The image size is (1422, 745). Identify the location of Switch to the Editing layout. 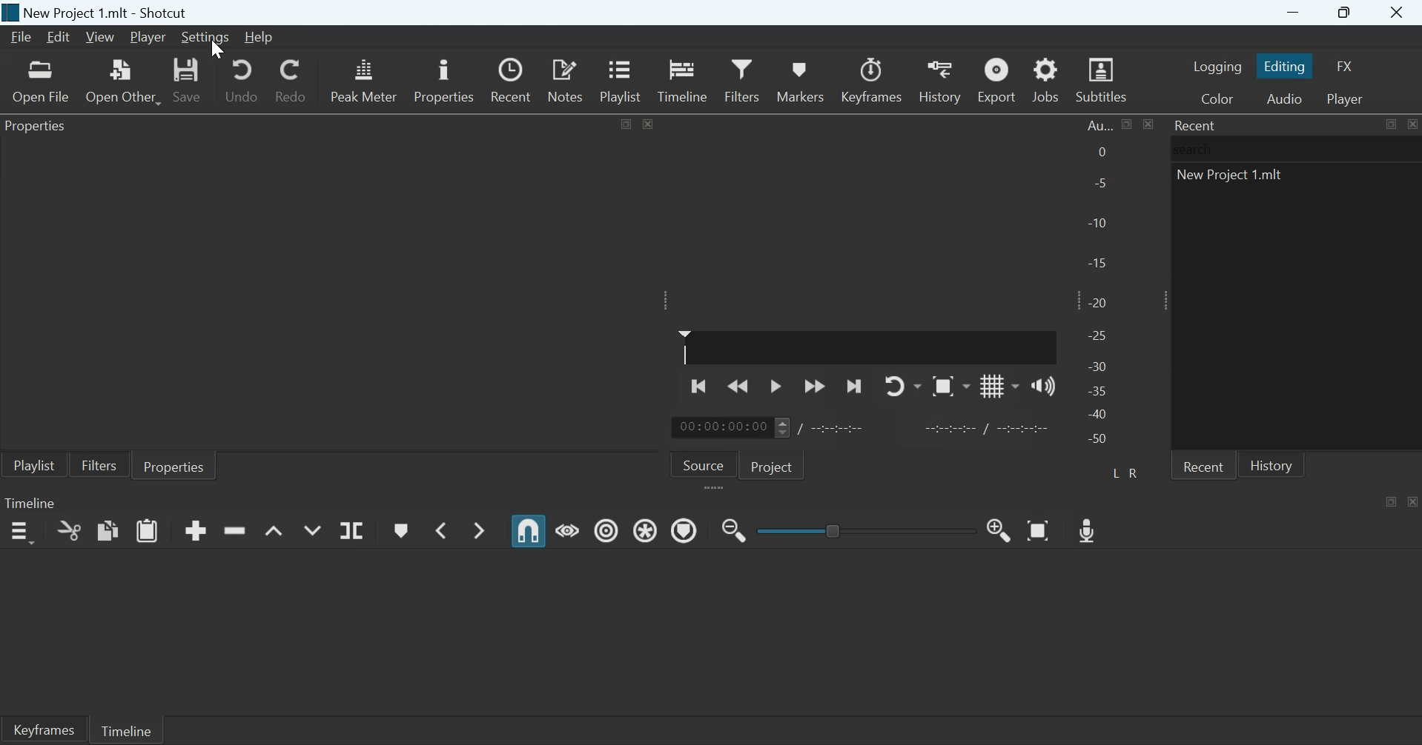
(1286, 66).